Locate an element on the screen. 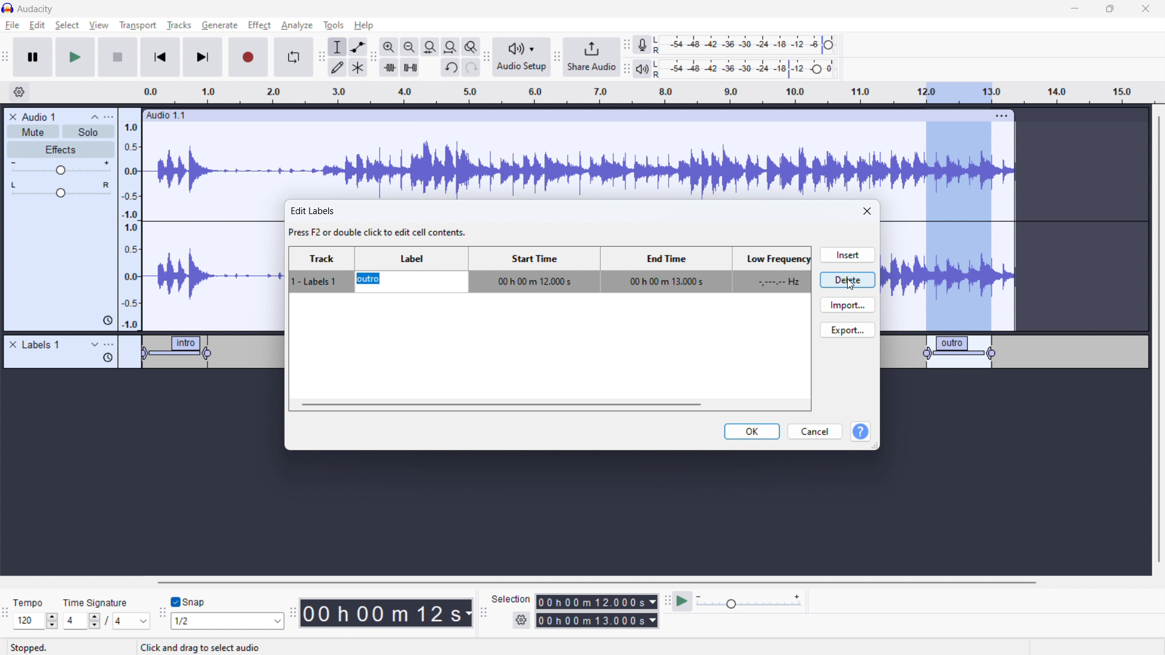 The height and width of the screenshot is (655, 1165). playback level is located at coordinates (754, 68).